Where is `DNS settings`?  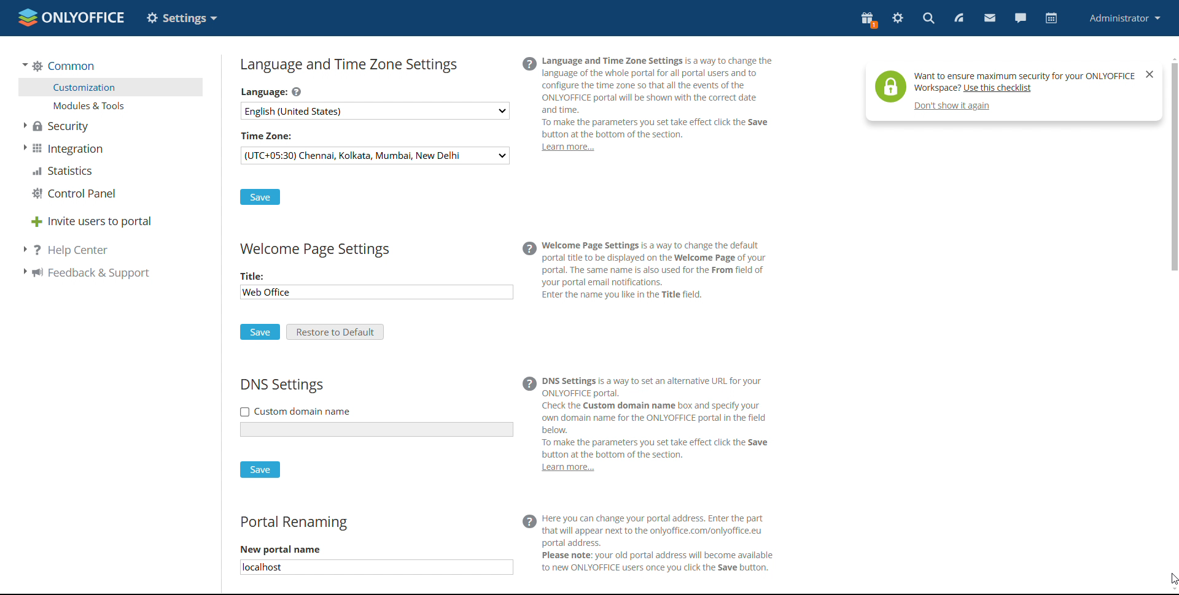 DNS settings is located at coordinates (282, 386).